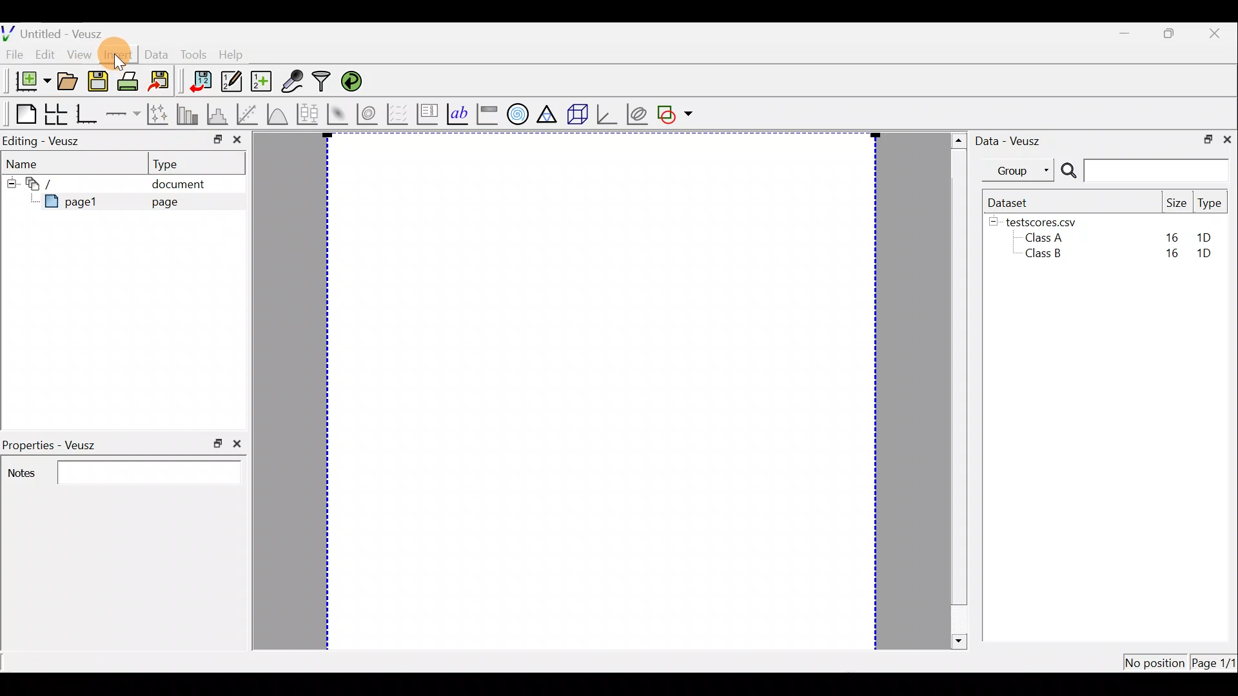  I want to click on page, so click(173, 204).